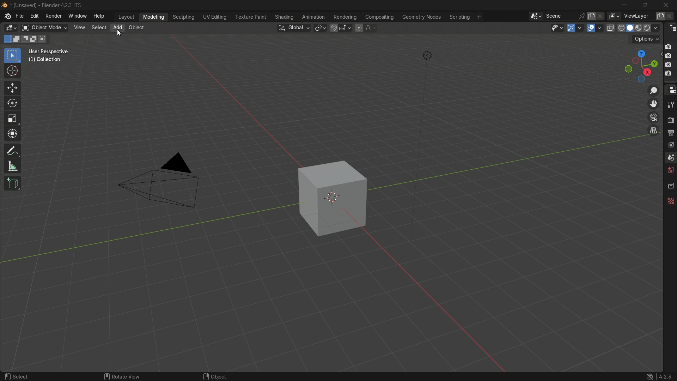  What do you see at coordinates (670, 186) in the screenshot?
I see `collections` at bounding box center [670, 186].